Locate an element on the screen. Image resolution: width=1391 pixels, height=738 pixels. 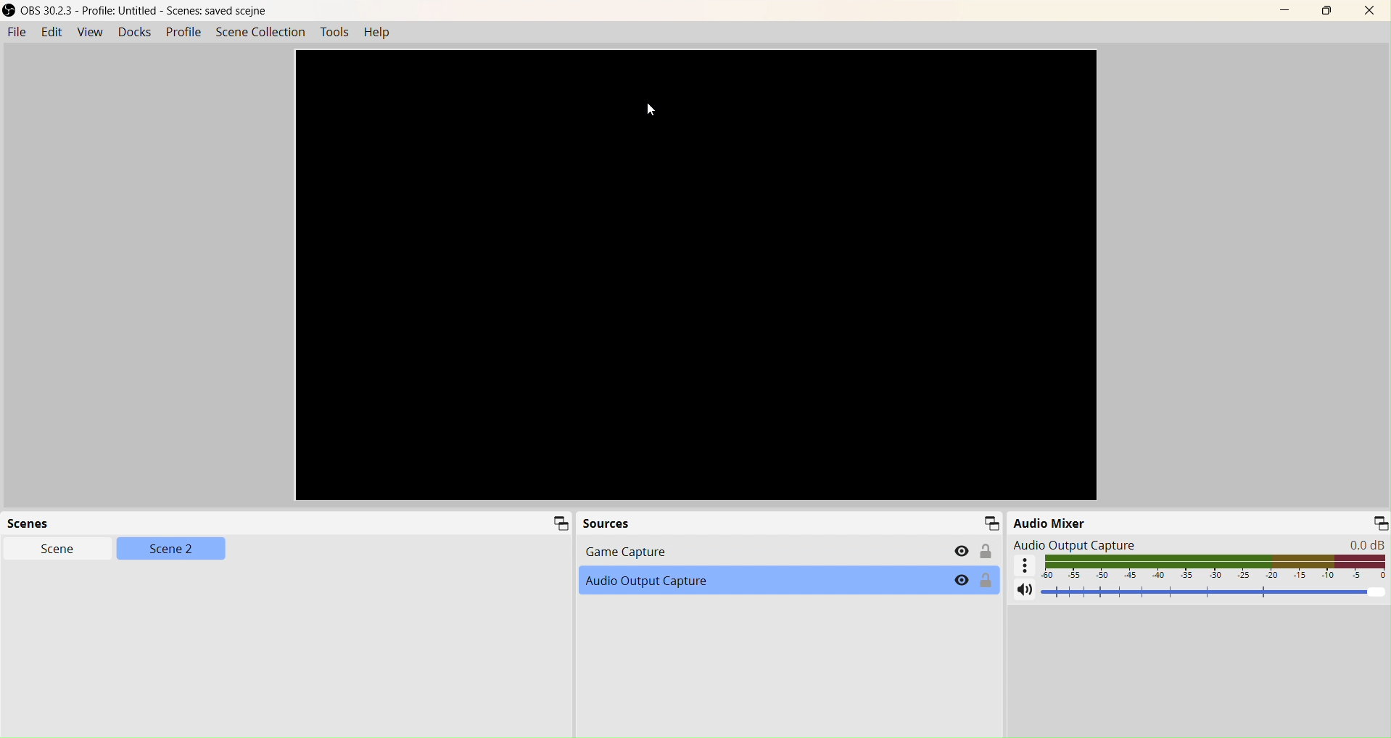
Edit is located at coordinates (54, 33).